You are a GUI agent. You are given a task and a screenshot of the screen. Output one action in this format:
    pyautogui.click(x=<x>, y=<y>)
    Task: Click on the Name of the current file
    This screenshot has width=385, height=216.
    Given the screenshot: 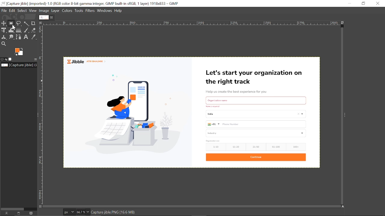 What is the action you would take?
    pyautogui.click(x=19, y=65)
    